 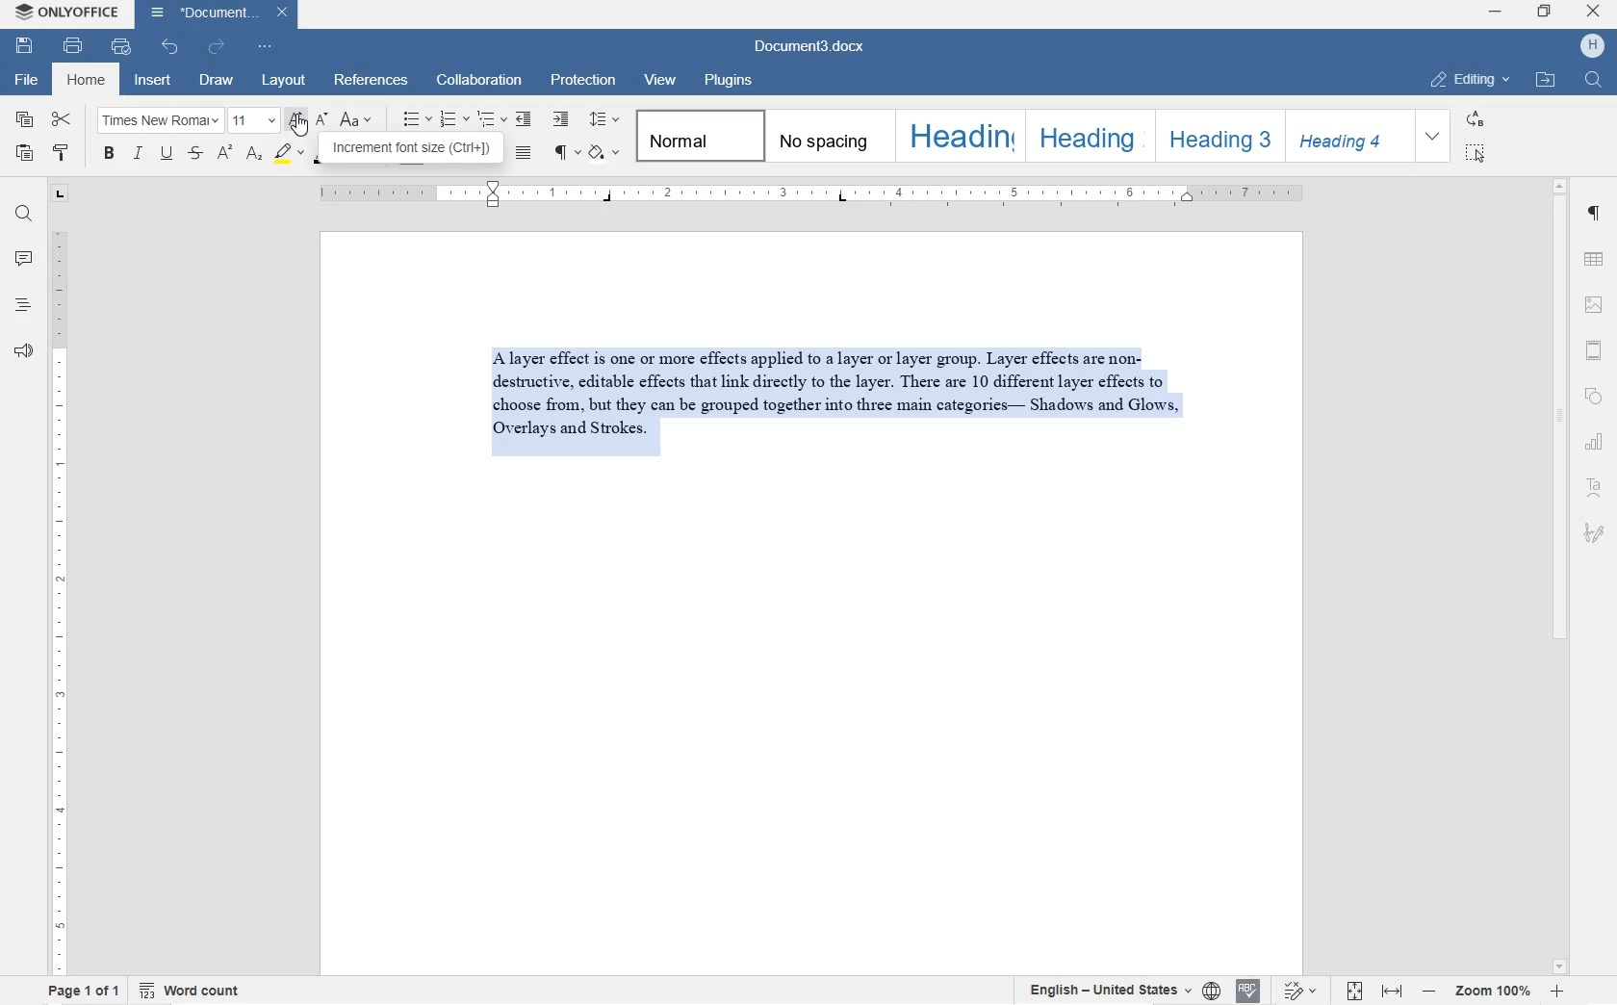 I want to click on DECREASE INDENT, so click(x=525, y=121).